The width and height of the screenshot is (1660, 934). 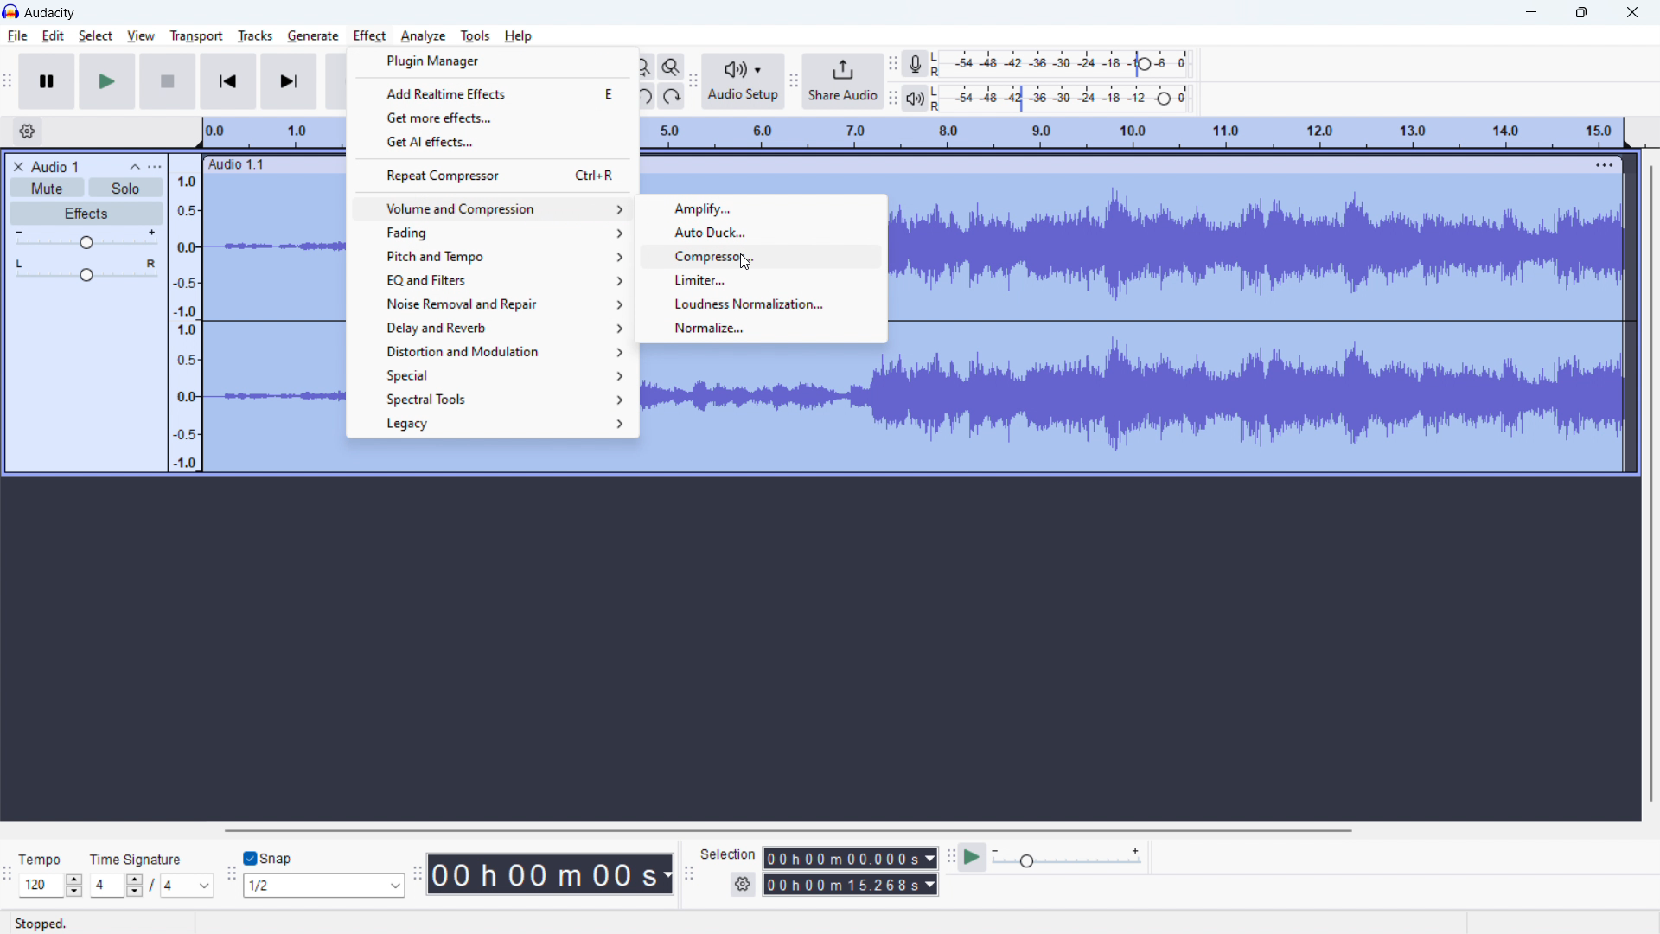 What do you see at coordinates (232, 873) in the screenshot?
I see `snapping toolbar` at bounding box center [232, 873].